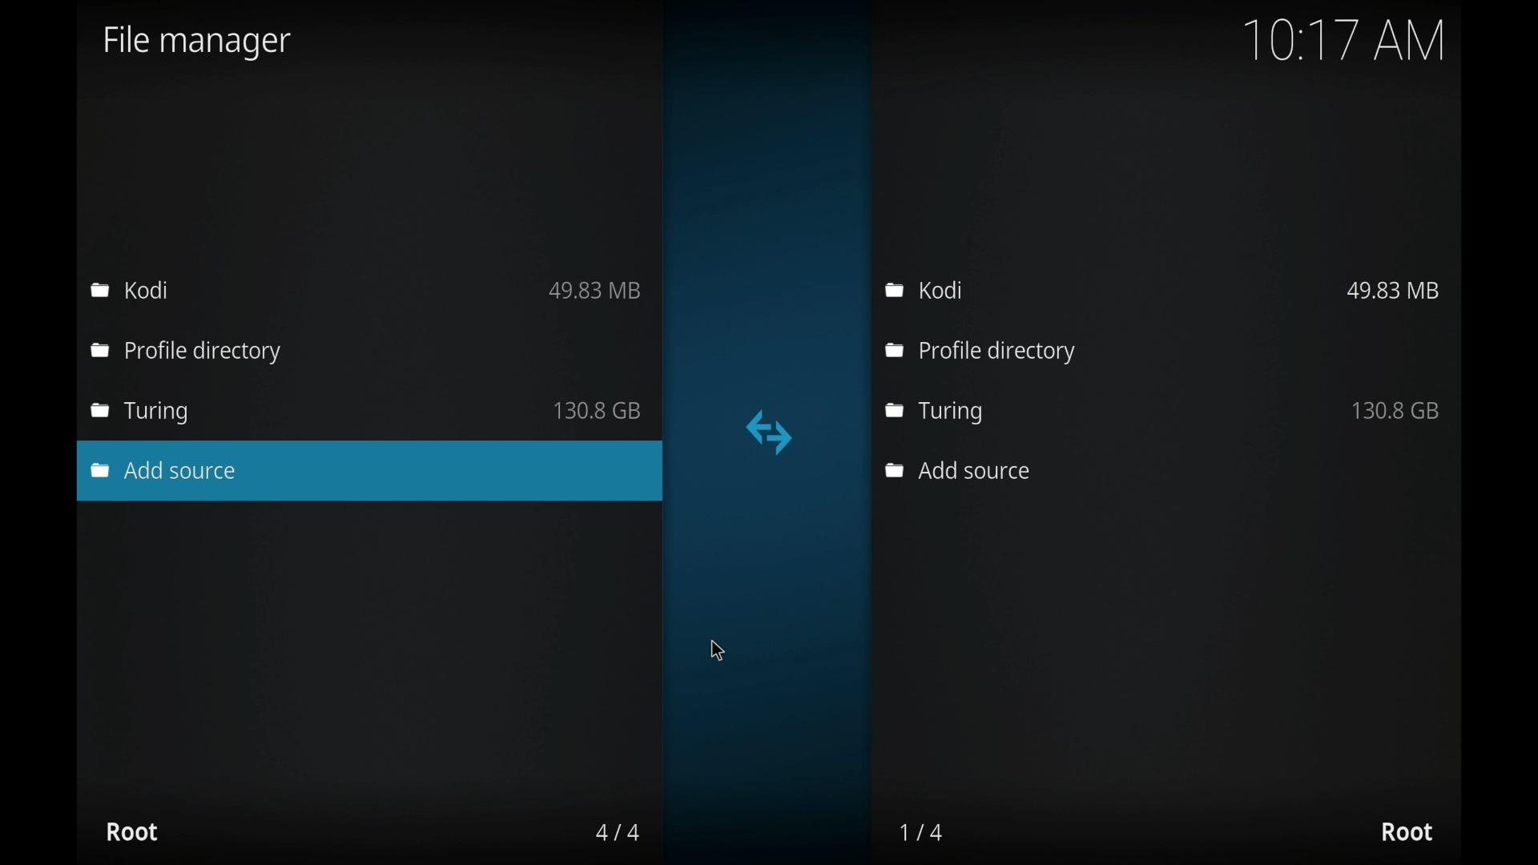 This screenshot has width=1538, height=865. Describe the element at coordinates (1393, 290) in the screenshot. I see `49.83 MB` at that location.